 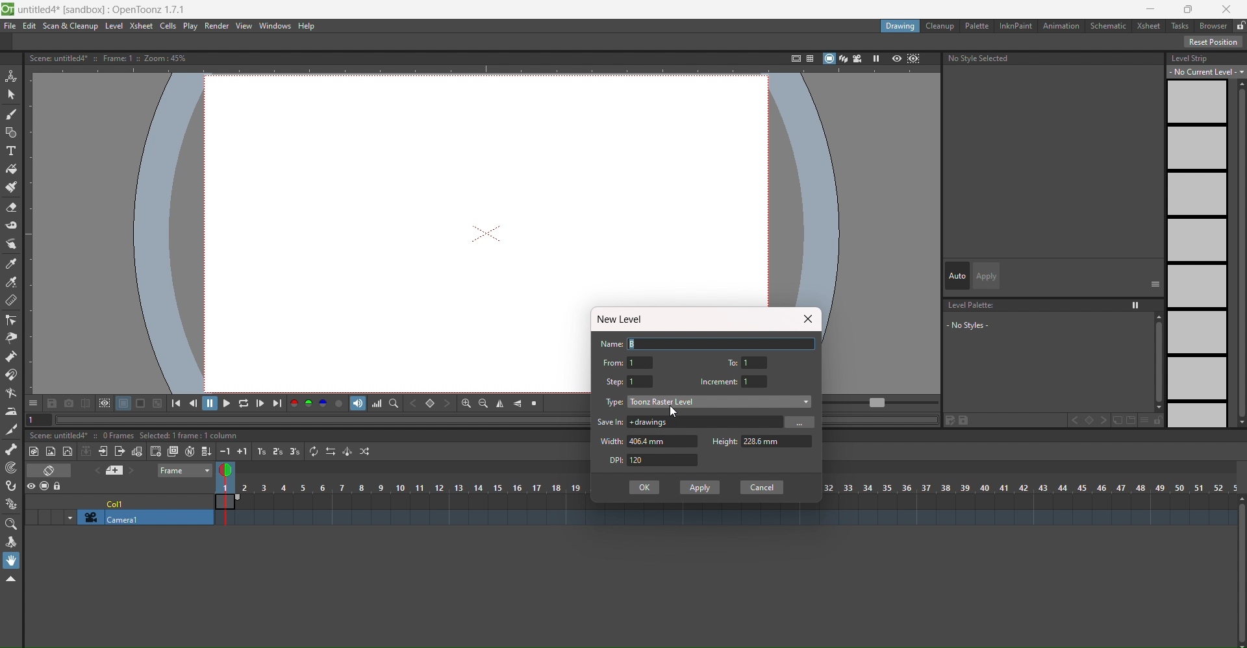 What do you see at coordinates (136, 436) in the screenshot?
I see `text` at bounding box center [136, 436].